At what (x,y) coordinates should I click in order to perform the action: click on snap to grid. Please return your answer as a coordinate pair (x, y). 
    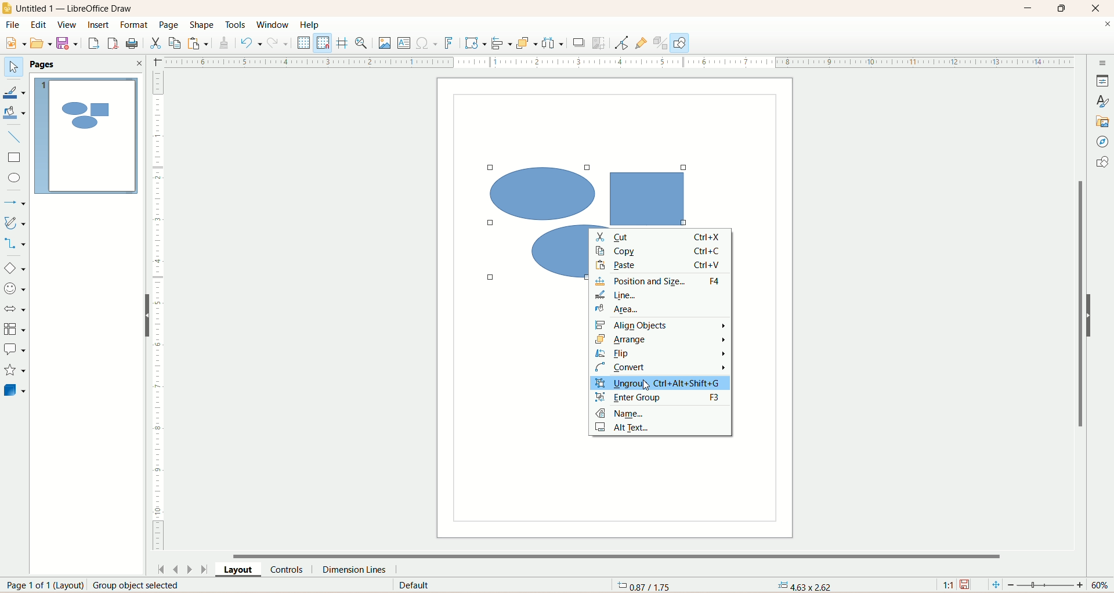
    Looking at the image, I should click on (324, 44).